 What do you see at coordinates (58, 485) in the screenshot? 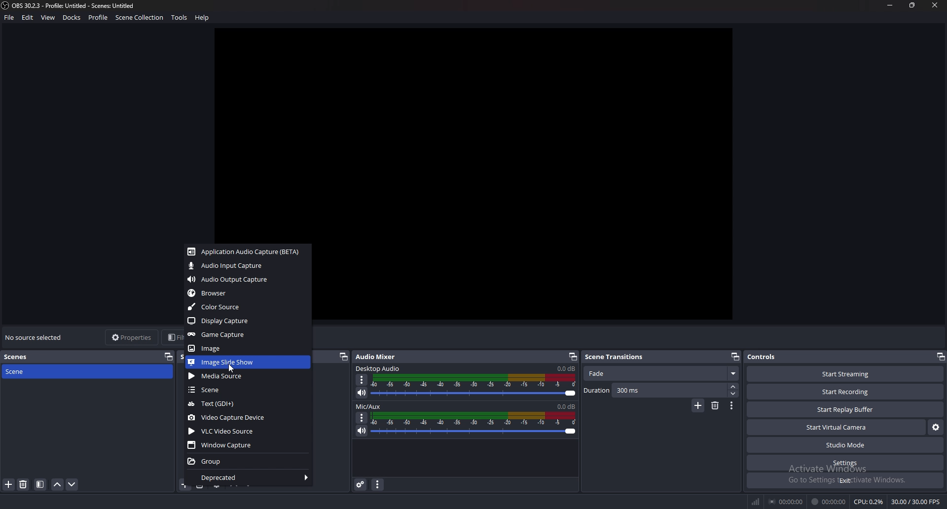
I see `move scene up` at bounding box center [58, 485].